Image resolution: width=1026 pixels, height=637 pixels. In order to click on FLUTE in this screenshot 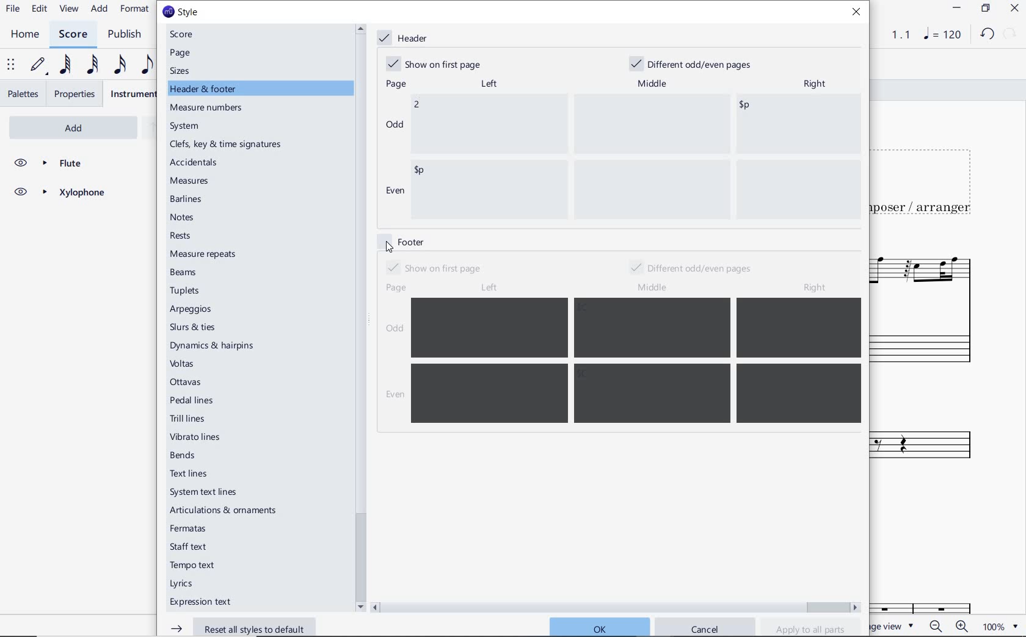, I will do `click(59, 164)`.